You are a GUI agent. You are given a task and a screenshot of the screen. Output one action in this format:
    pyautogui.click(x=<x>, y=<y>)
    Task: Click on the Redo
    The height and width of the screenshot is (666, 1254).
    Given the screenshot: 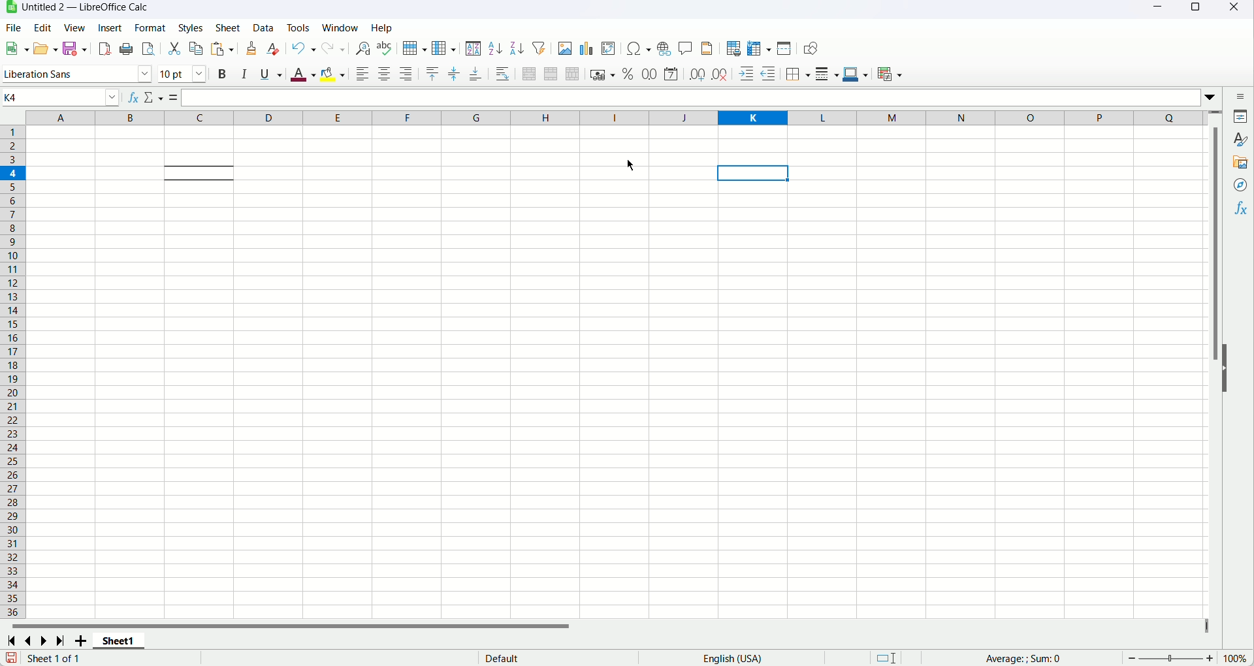 What is the action you would take?
    pyautogui.click(x=333, y=48)
    